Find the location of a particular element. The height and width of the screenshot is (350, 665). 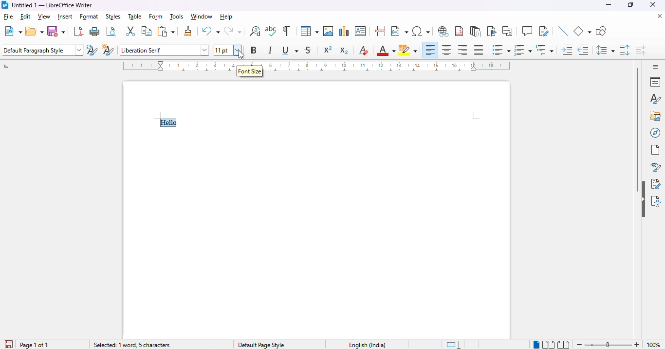

copy is located at coordinates (147, 31).